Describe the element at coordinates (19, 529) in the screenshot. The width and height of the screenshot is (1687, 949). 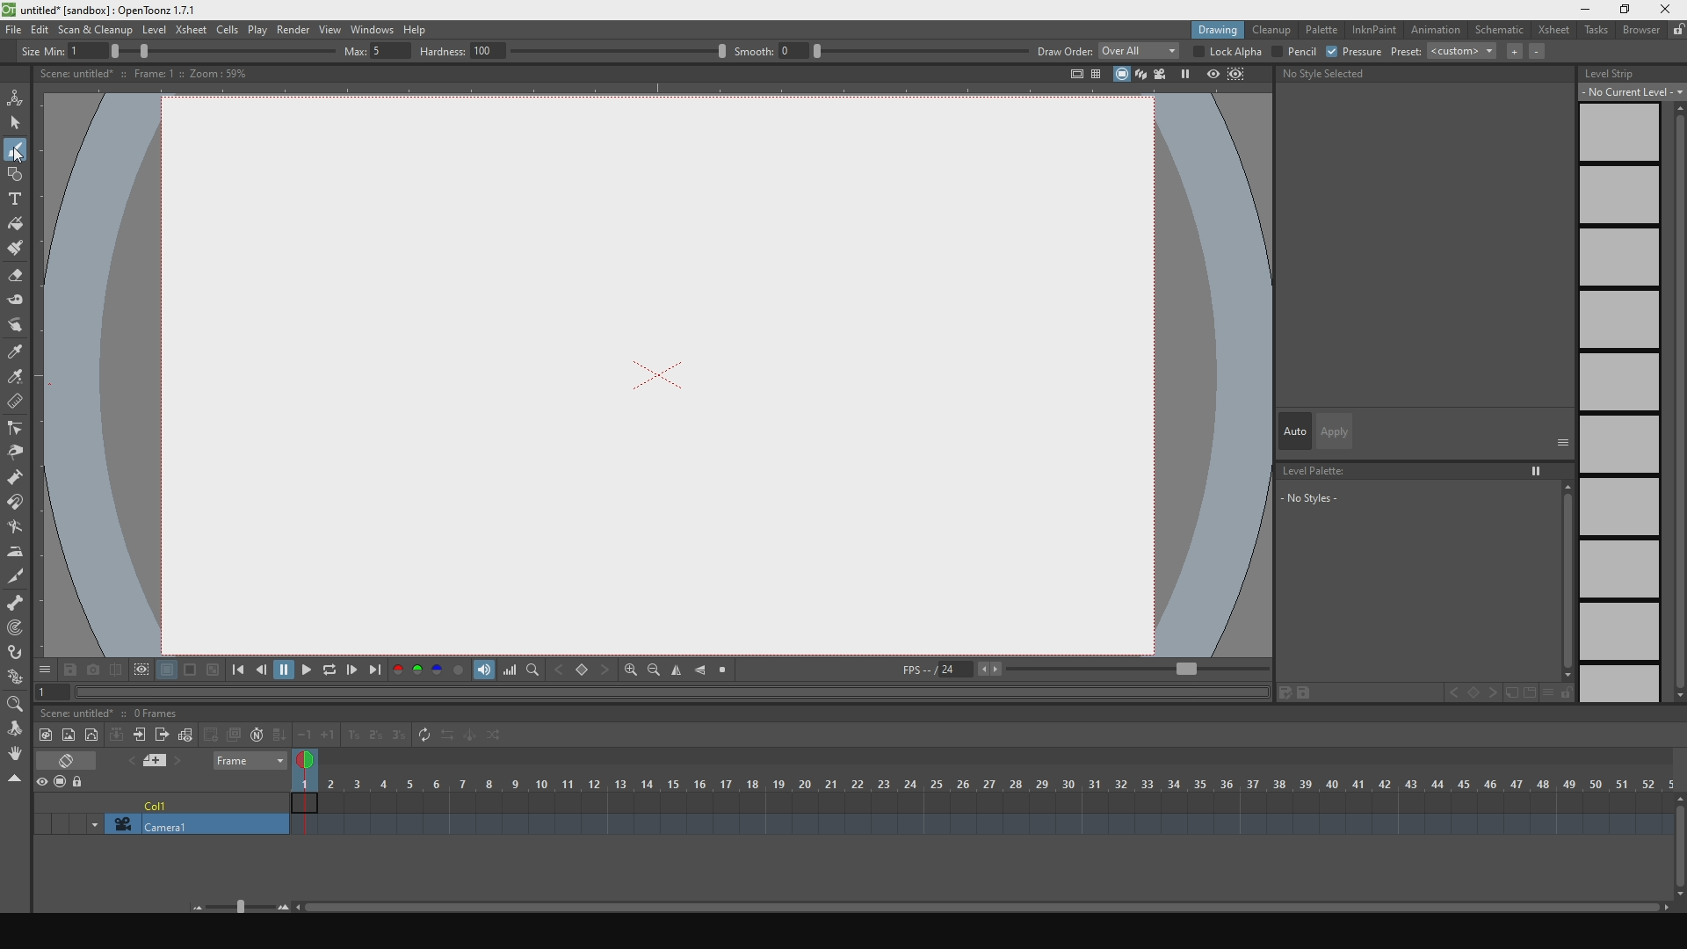
I see `turn` at that location.